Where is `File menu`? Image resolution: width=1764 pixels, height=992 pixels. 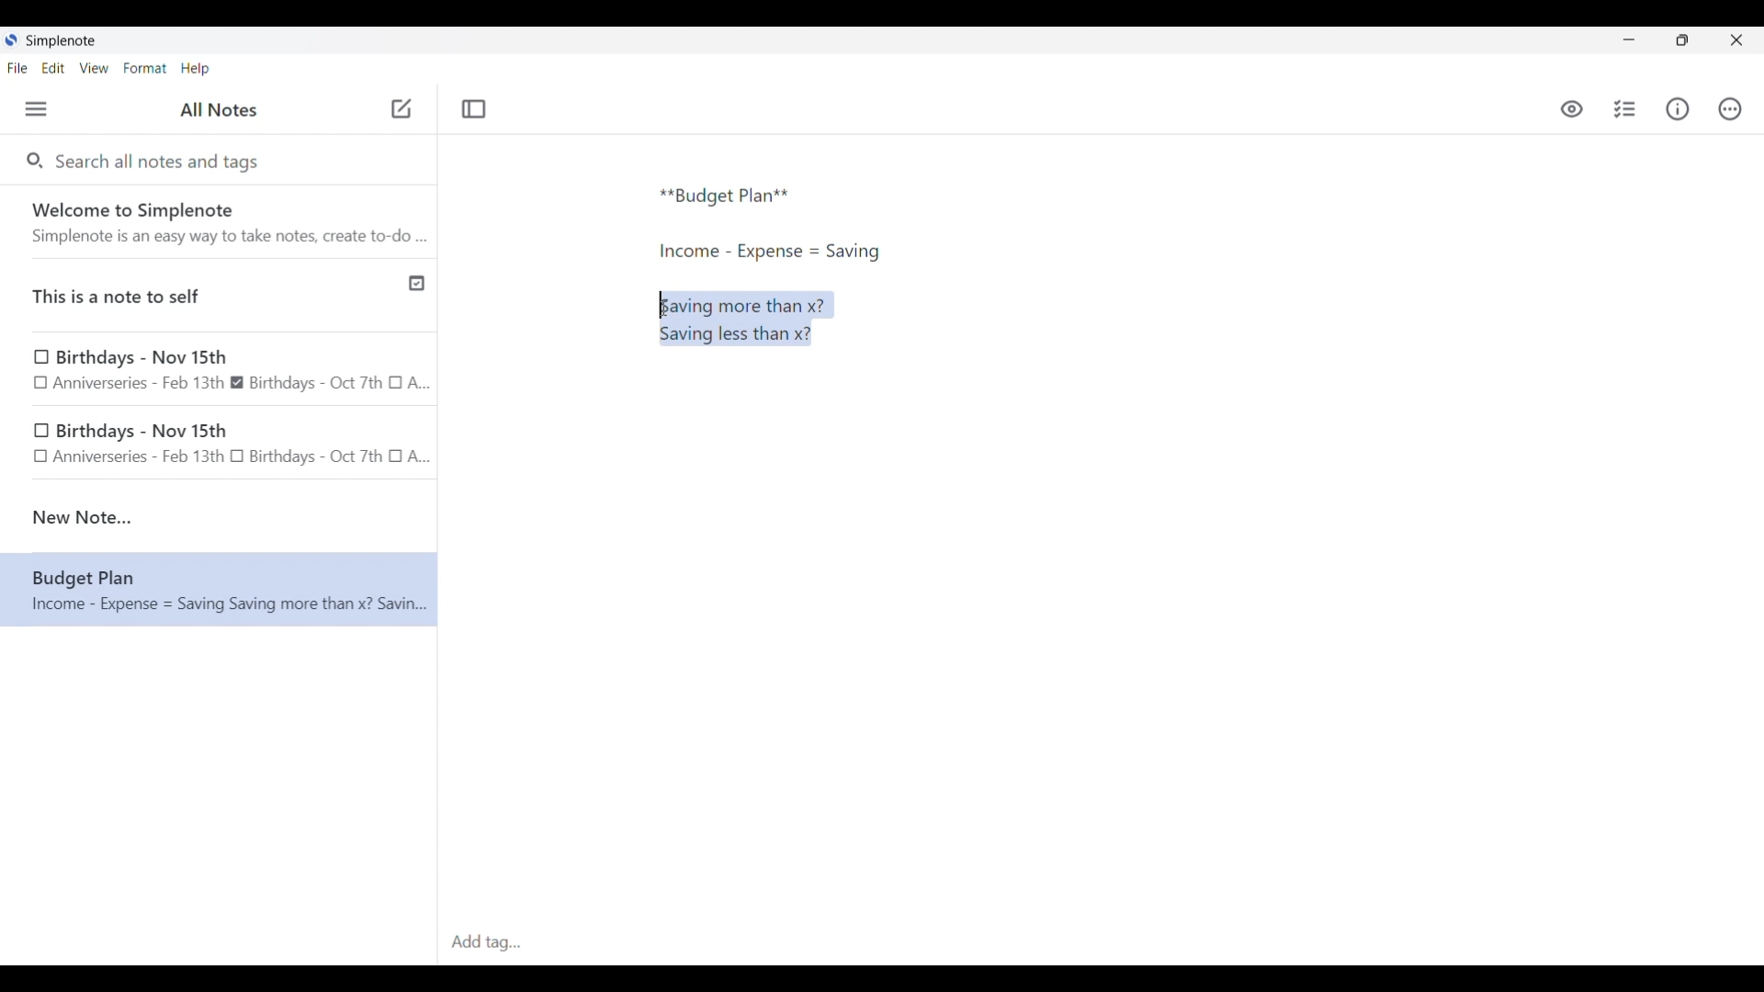
File menu is located at coordinates (17, 67).